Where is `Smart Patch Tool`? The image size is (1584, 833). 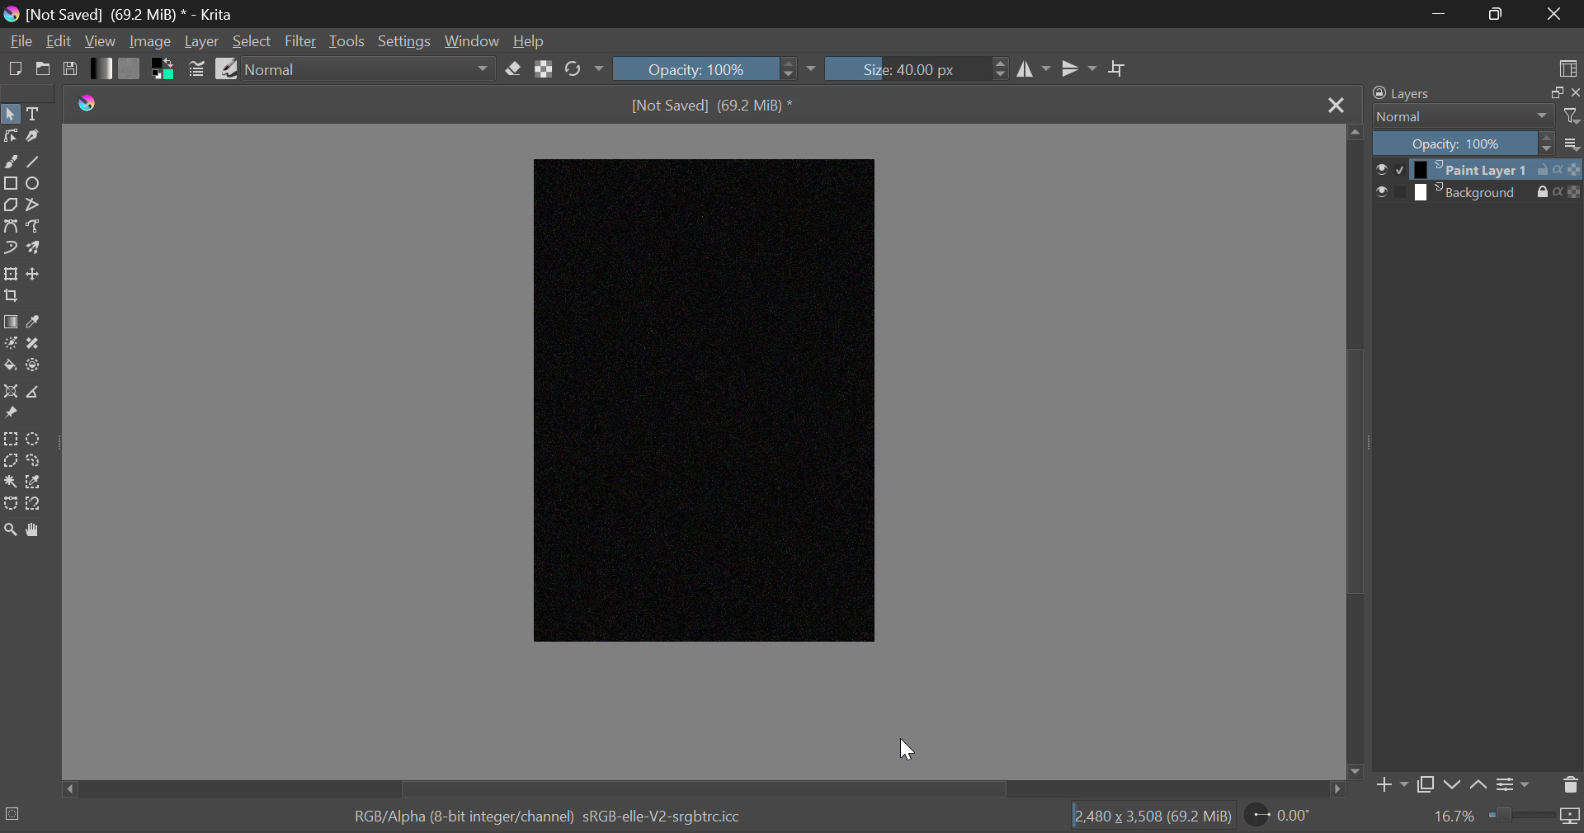 Smart Patch Tool is located at coordinates (35, 345).